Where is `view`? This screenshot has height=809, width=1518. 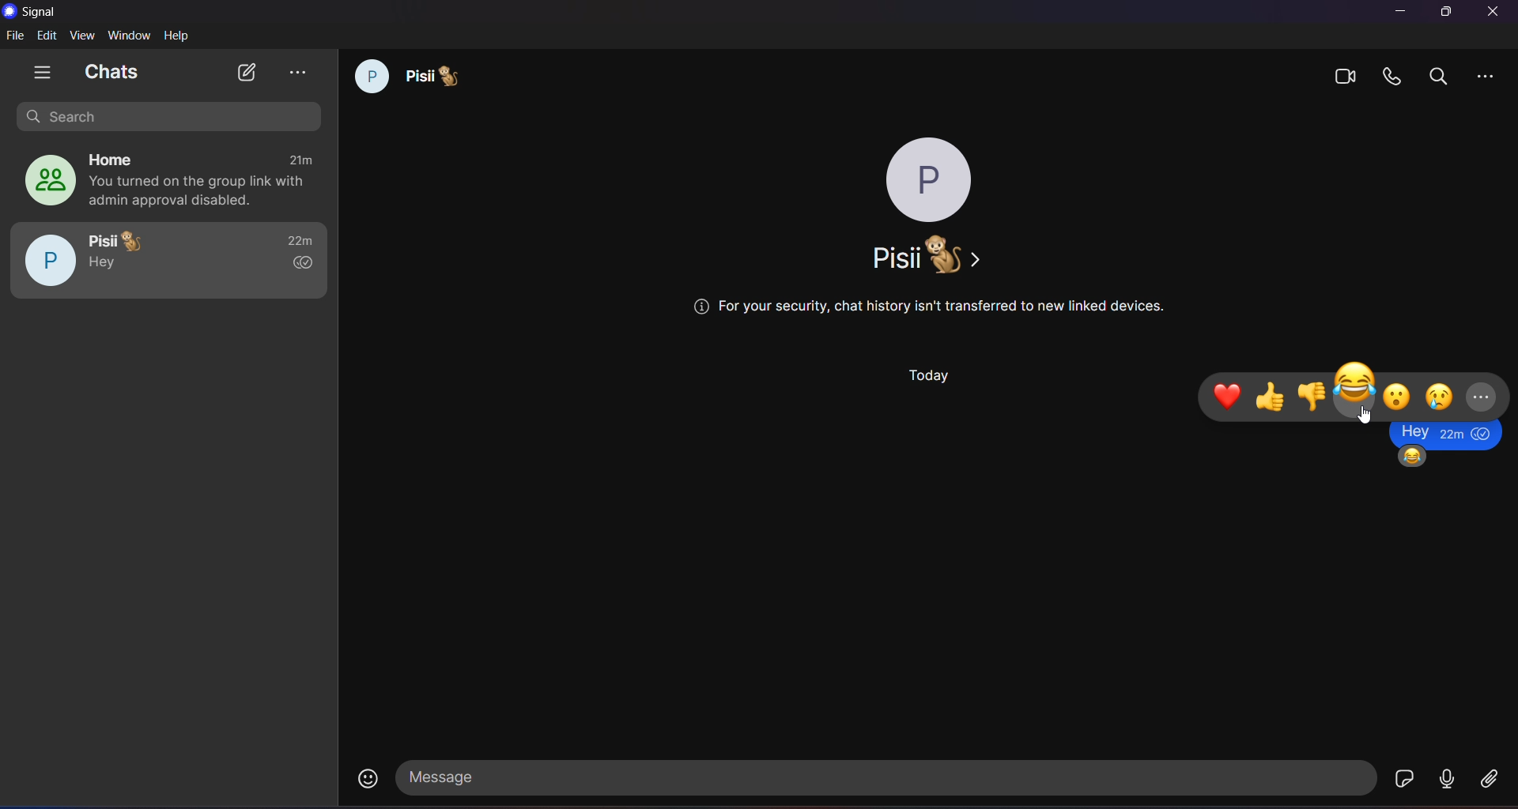 view is located at coordinates (83, 36).